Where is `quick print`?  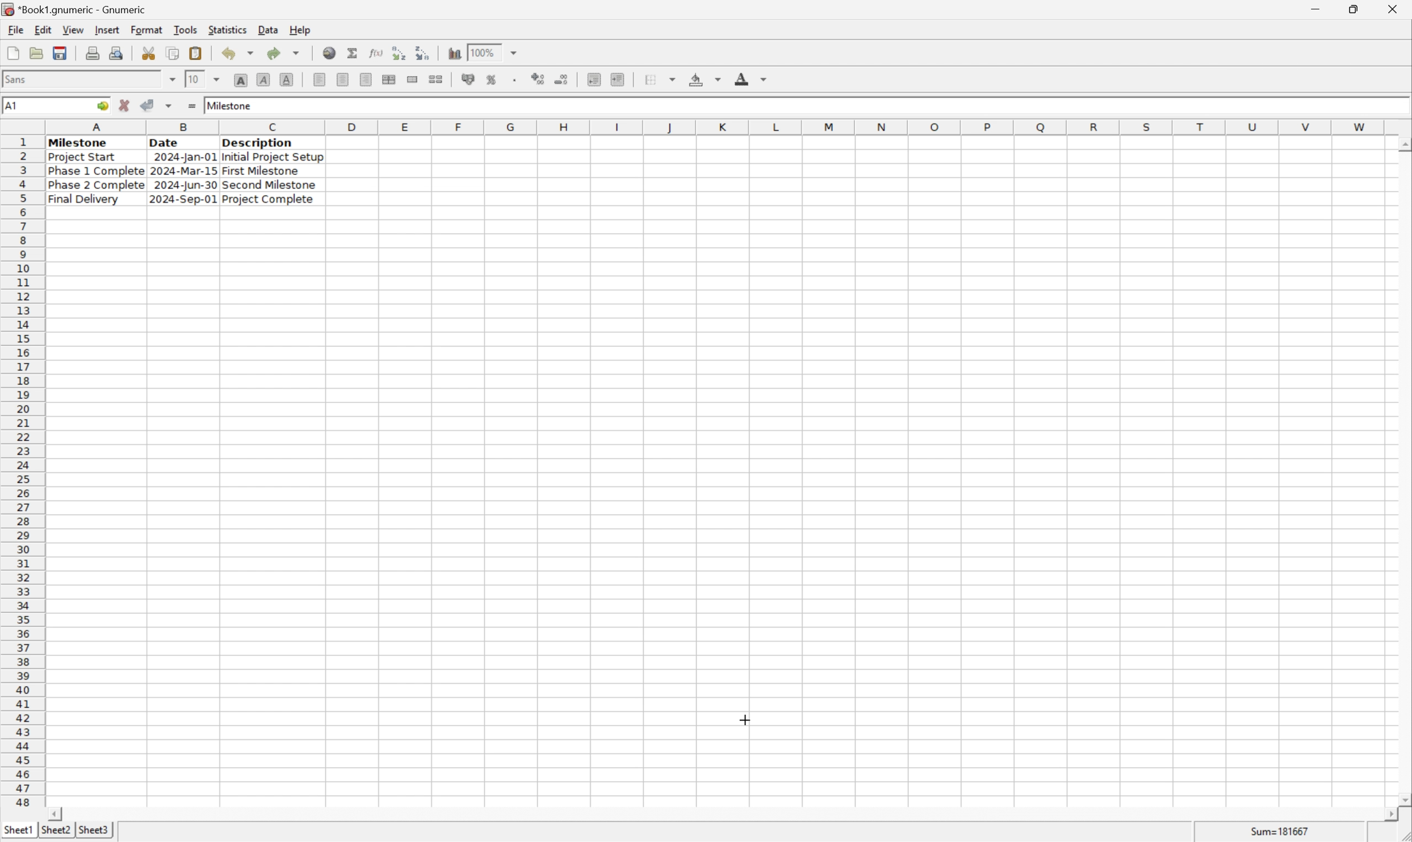 quick print is located at coordinates (117, 53).